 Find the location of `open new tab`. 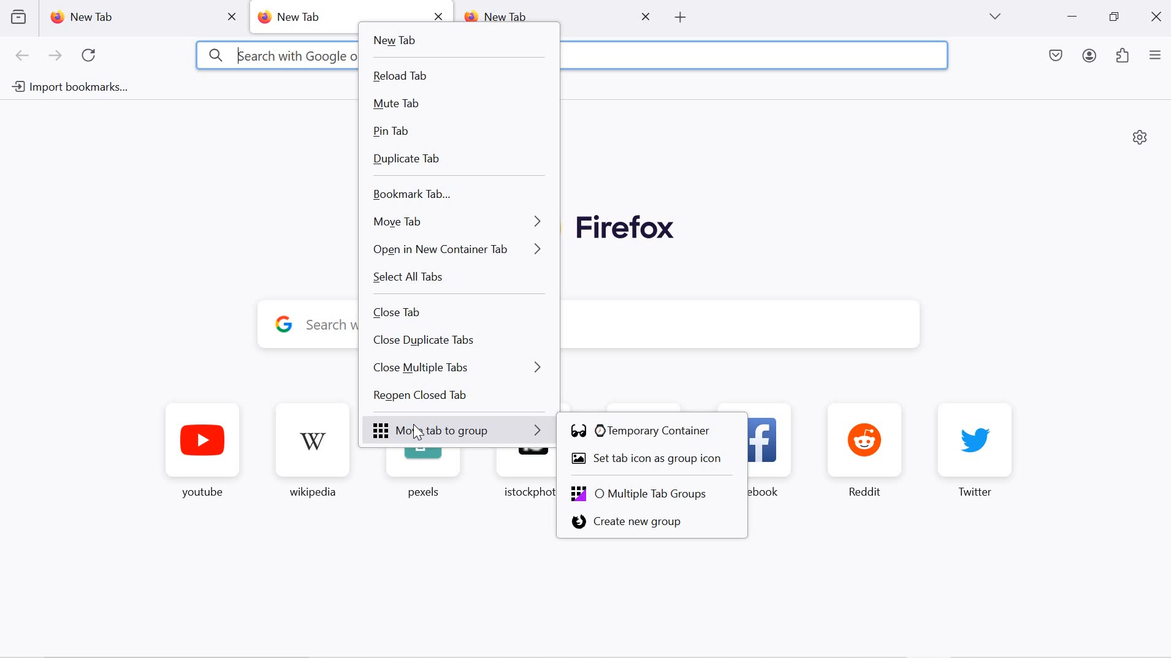

open new tab is located at coordinates (680, 16).